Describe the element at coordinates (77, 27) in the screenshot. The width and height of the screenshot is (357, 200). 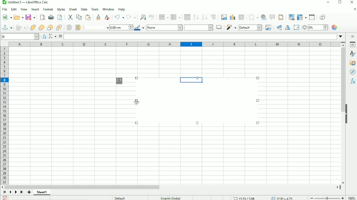
I see `To background` at that location.